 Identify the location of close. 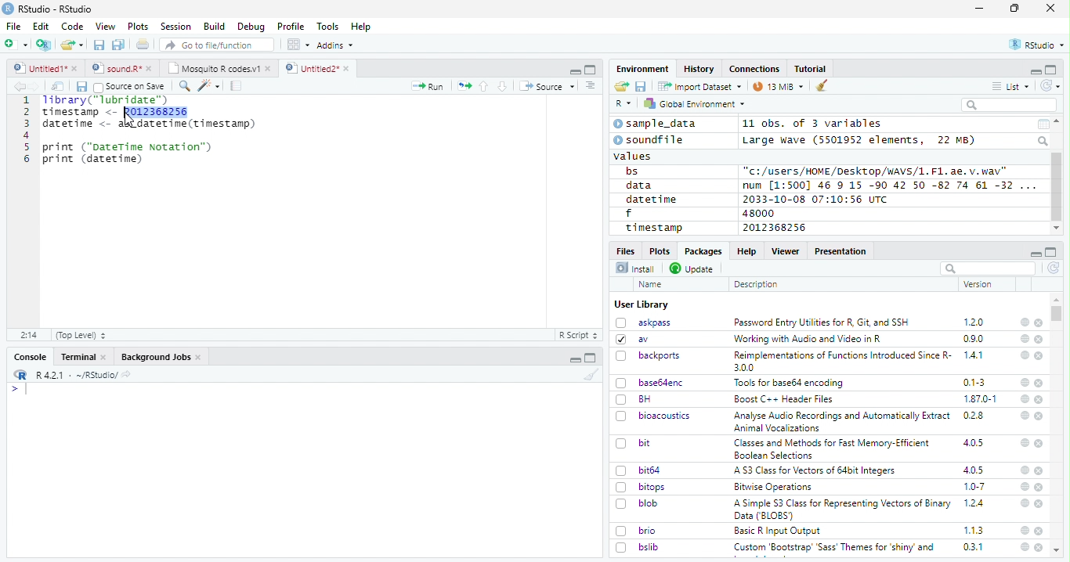
(1050, 7).